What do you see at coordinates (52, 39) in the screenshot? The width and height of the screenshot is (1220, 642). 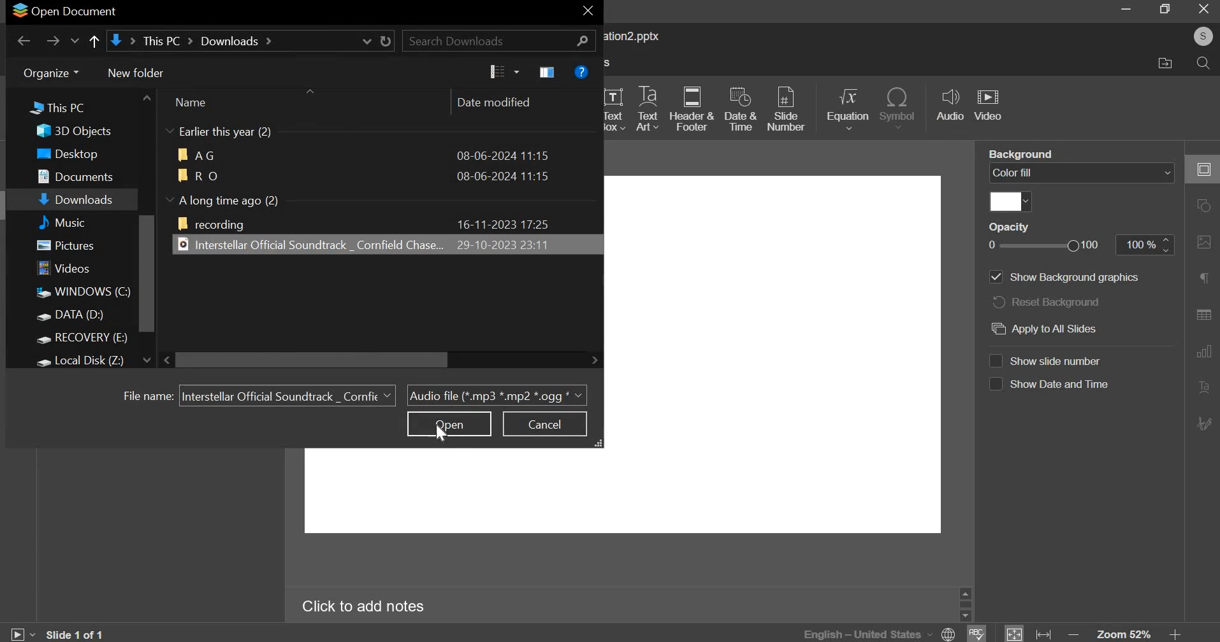 I see `forward` at bounding box center [52, 39].